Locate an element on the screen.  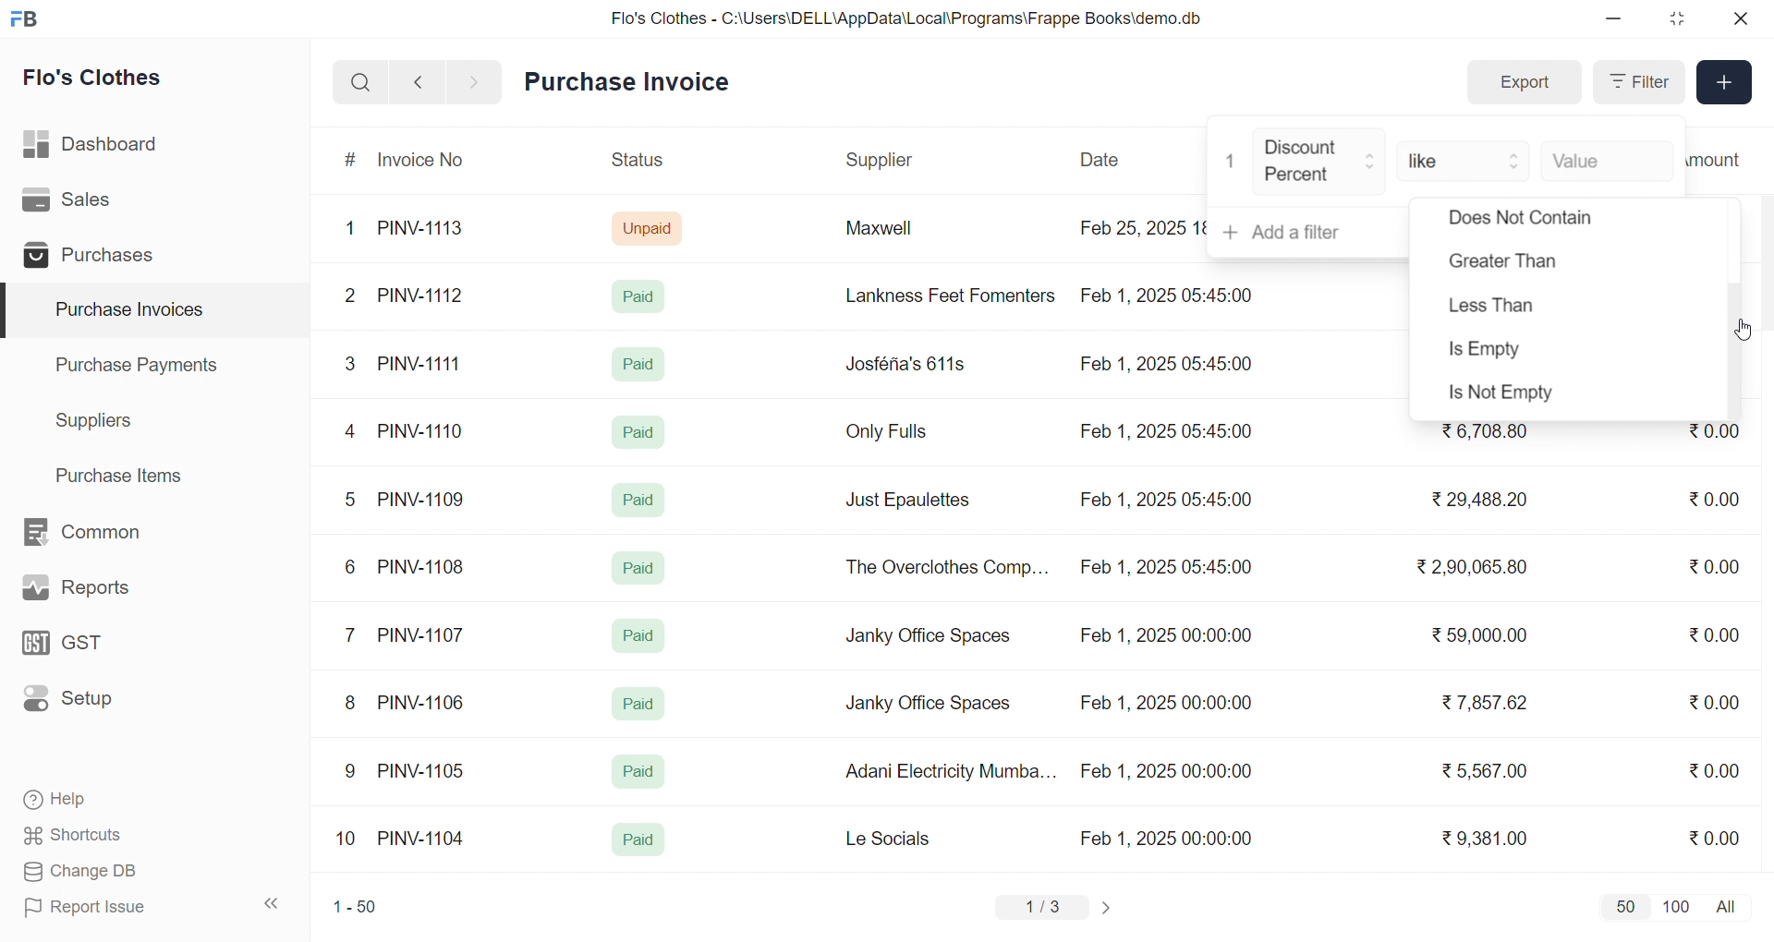
Purchase Payments is located at coordinates (142, 364).